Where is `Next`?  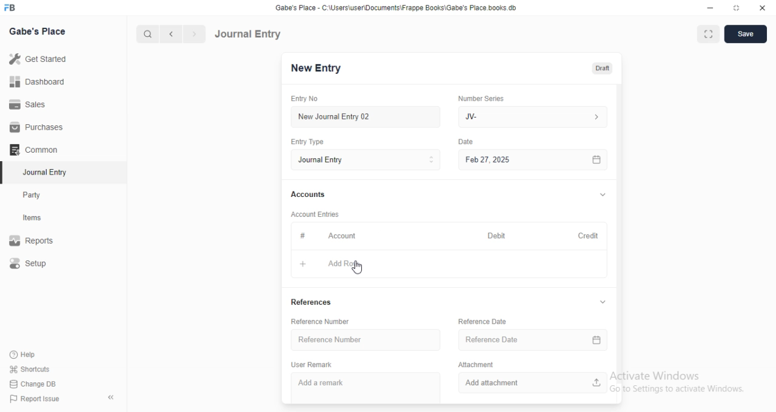 Next is located at coordinates (193, 34).